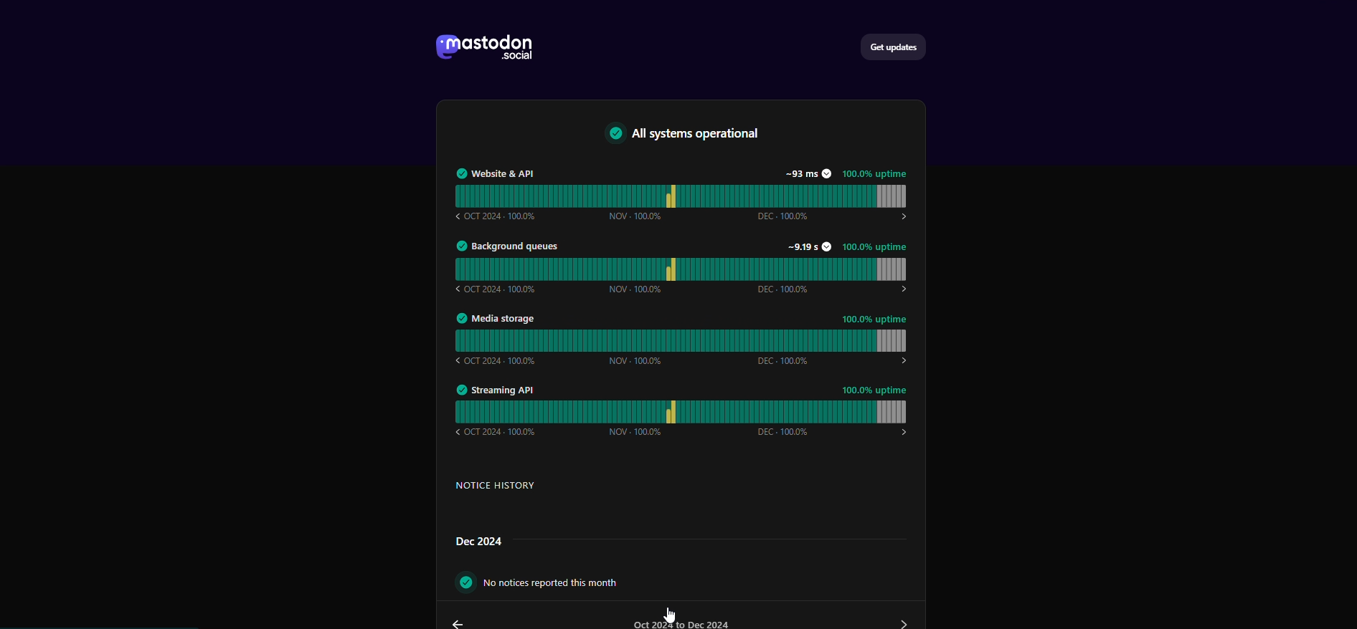 Image resolution: width=1357 pixels, height=629 pixels. I want to click on dec 2024, so click(481, 541).